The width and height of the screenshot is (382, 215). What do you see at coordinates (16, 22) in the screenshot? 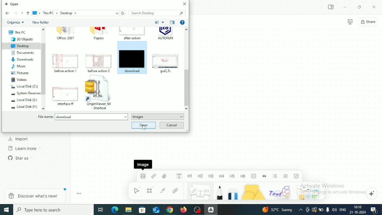
I see `Organize` at bounding box center [16, 22].